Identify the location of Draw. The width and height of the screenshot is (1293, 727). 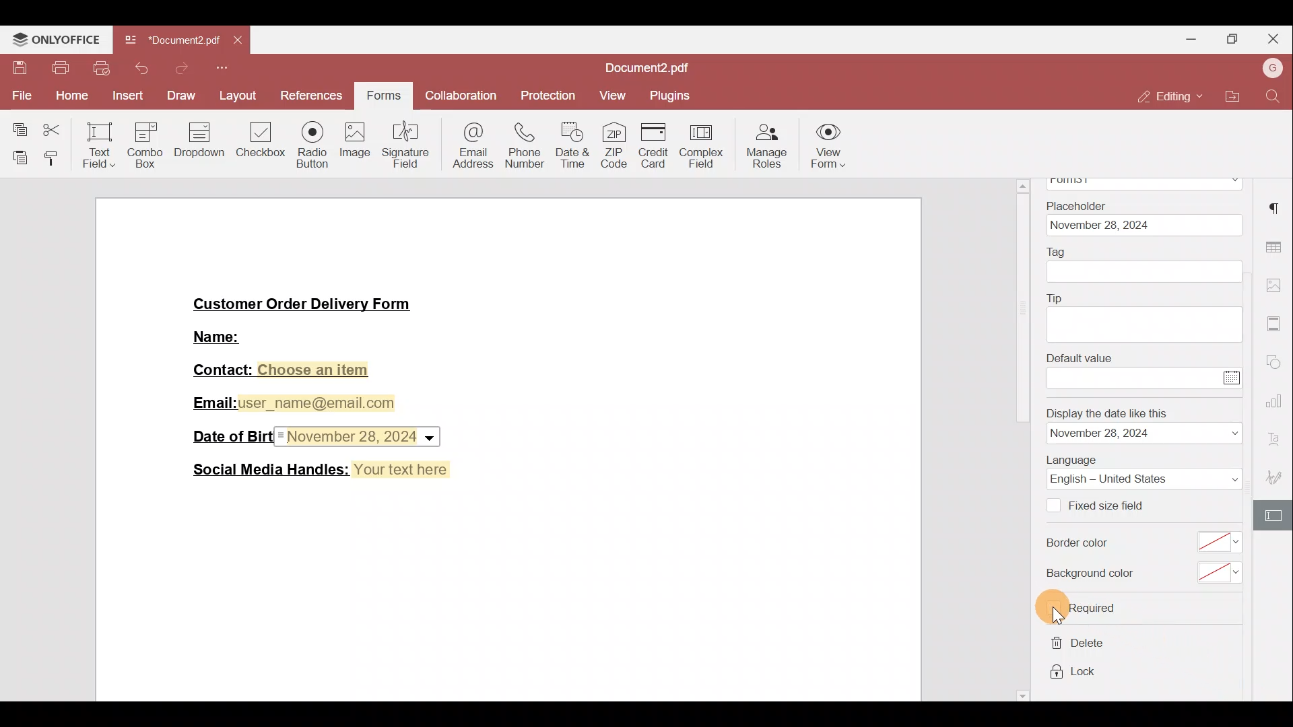
(180, 95).